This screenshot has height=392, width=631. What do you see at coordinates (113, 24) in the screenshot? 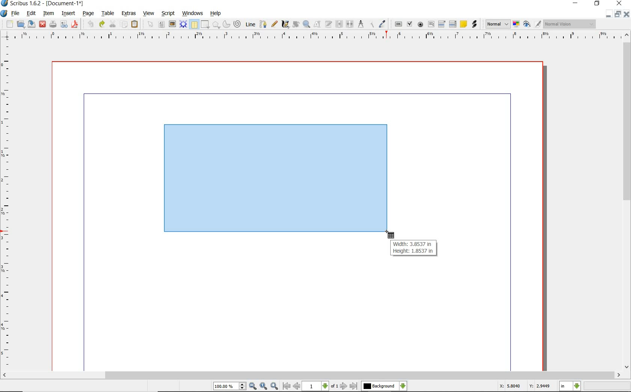
I see `cut` at bounding box center [113, 24].